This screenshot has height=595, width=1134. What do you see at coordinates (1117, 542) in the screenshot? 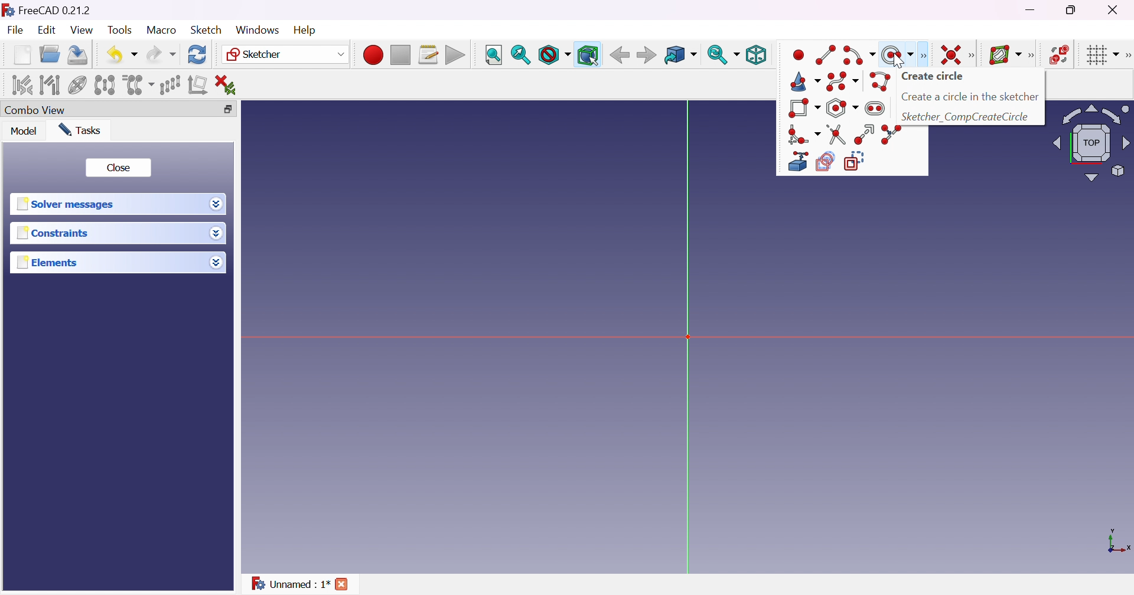
I see `x, y axis` at bounding box center [1117, 542].